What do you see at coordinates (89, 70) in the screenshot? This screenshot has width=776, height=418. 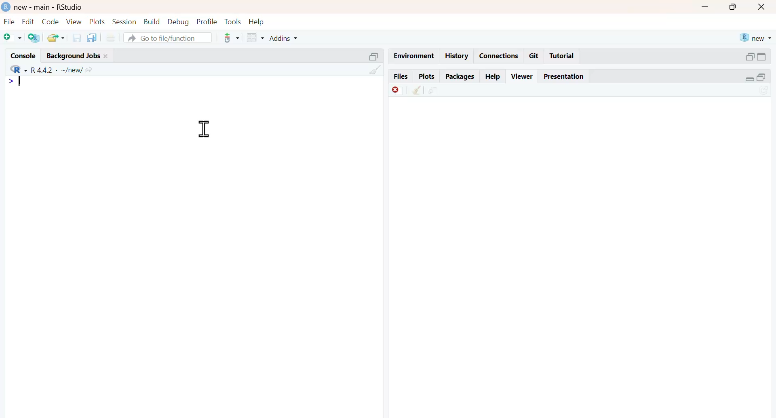 I see `share icon` at bounding box center [89, 70].